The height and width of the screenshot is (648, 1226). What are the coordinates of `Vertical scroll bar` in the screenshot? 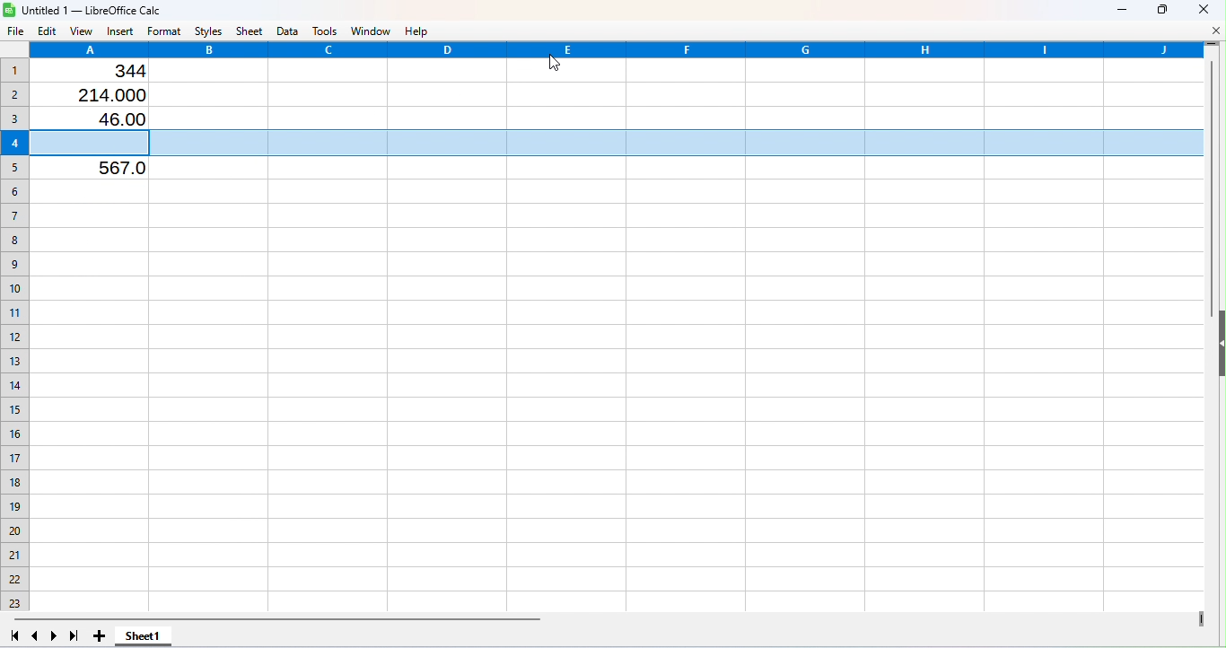 It's located at (1211, 330).